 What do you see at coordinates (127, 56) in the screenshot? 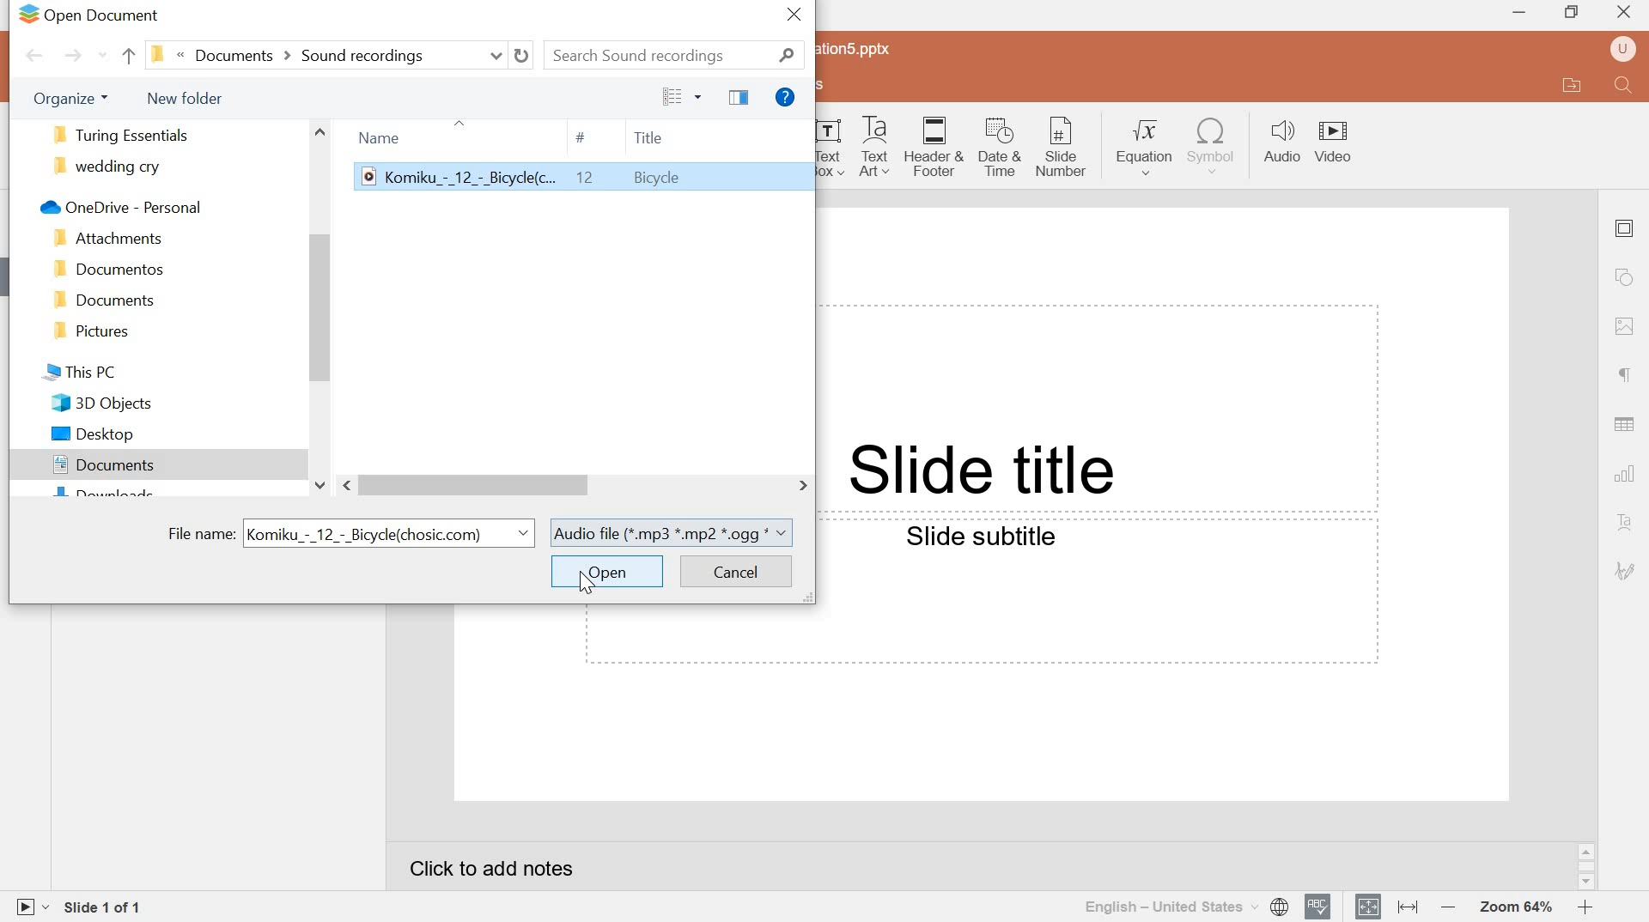
I see `back` at bounding box center [127, 56].